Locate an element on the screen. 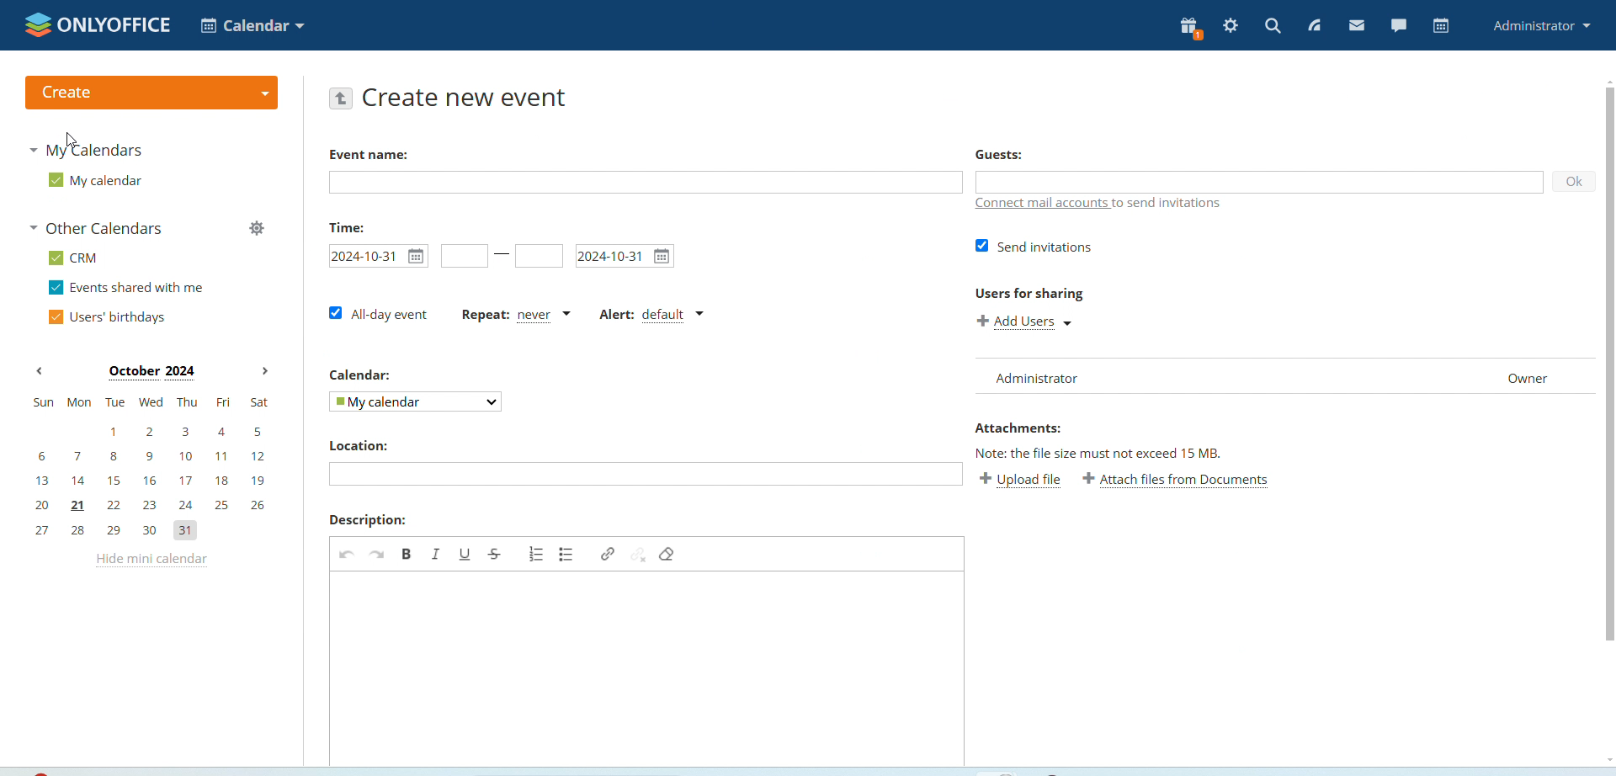 The width and height of the screenshot is (1616, 776). cursor is located at coordinates (68, 141).